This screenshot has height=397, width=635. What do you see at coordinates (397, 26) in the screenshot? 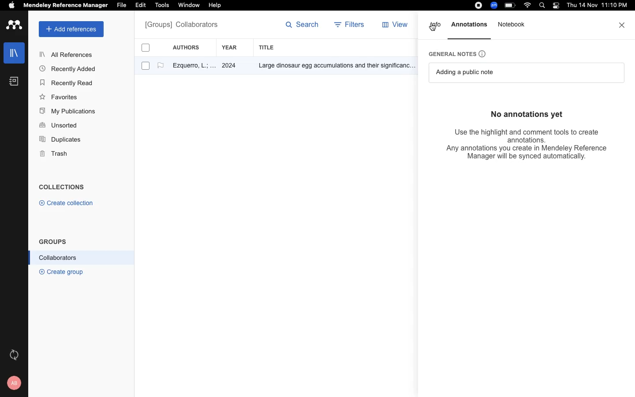
I see `view` at bounding box center [397, 26].